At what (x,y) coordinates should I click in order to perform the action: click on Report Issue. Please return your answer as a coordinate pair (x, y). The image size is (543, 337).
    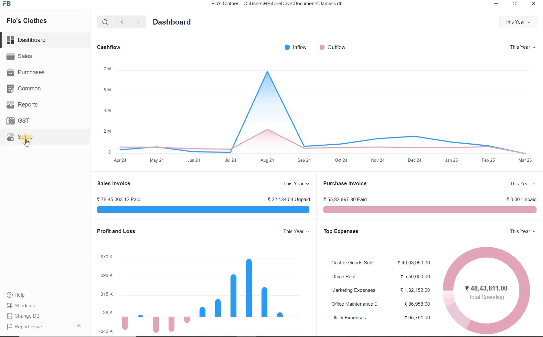
    Looking at the image, I should click on (45, 326).